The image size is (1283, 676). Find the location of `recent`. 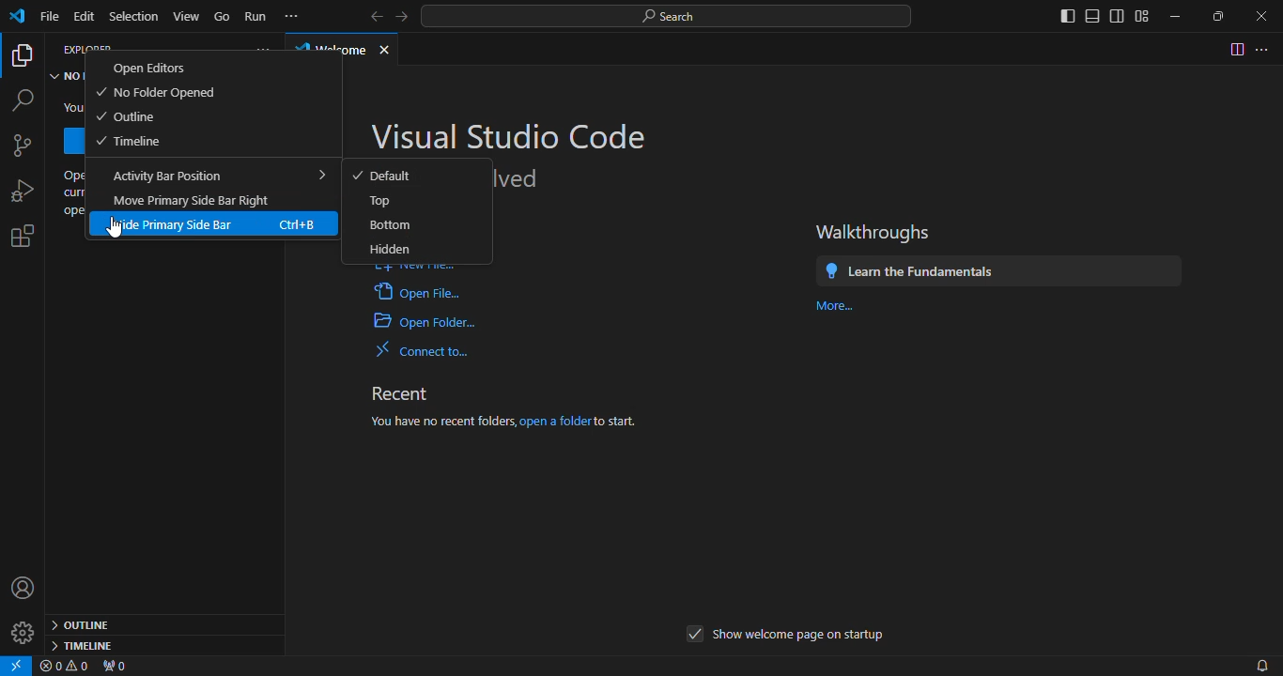

recent is located at coordinates (407, 390).